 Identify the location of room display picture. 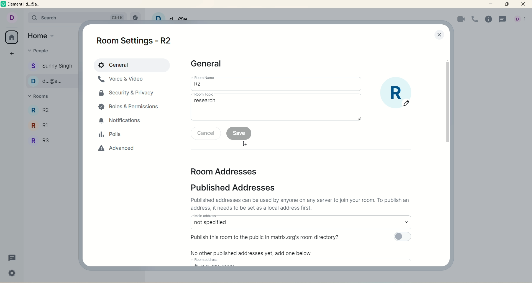
(397, 93).